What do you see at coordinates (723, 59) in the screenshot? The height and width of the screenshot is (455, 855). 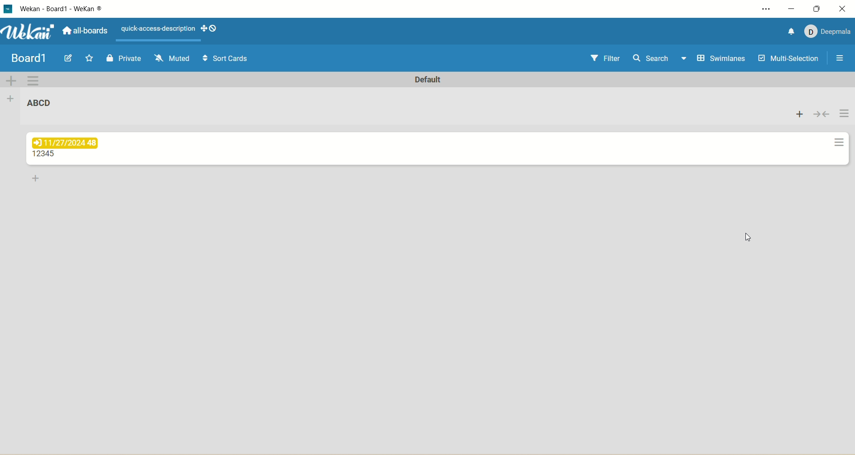 I see `swimlanes` at bounding box center [723, 59].